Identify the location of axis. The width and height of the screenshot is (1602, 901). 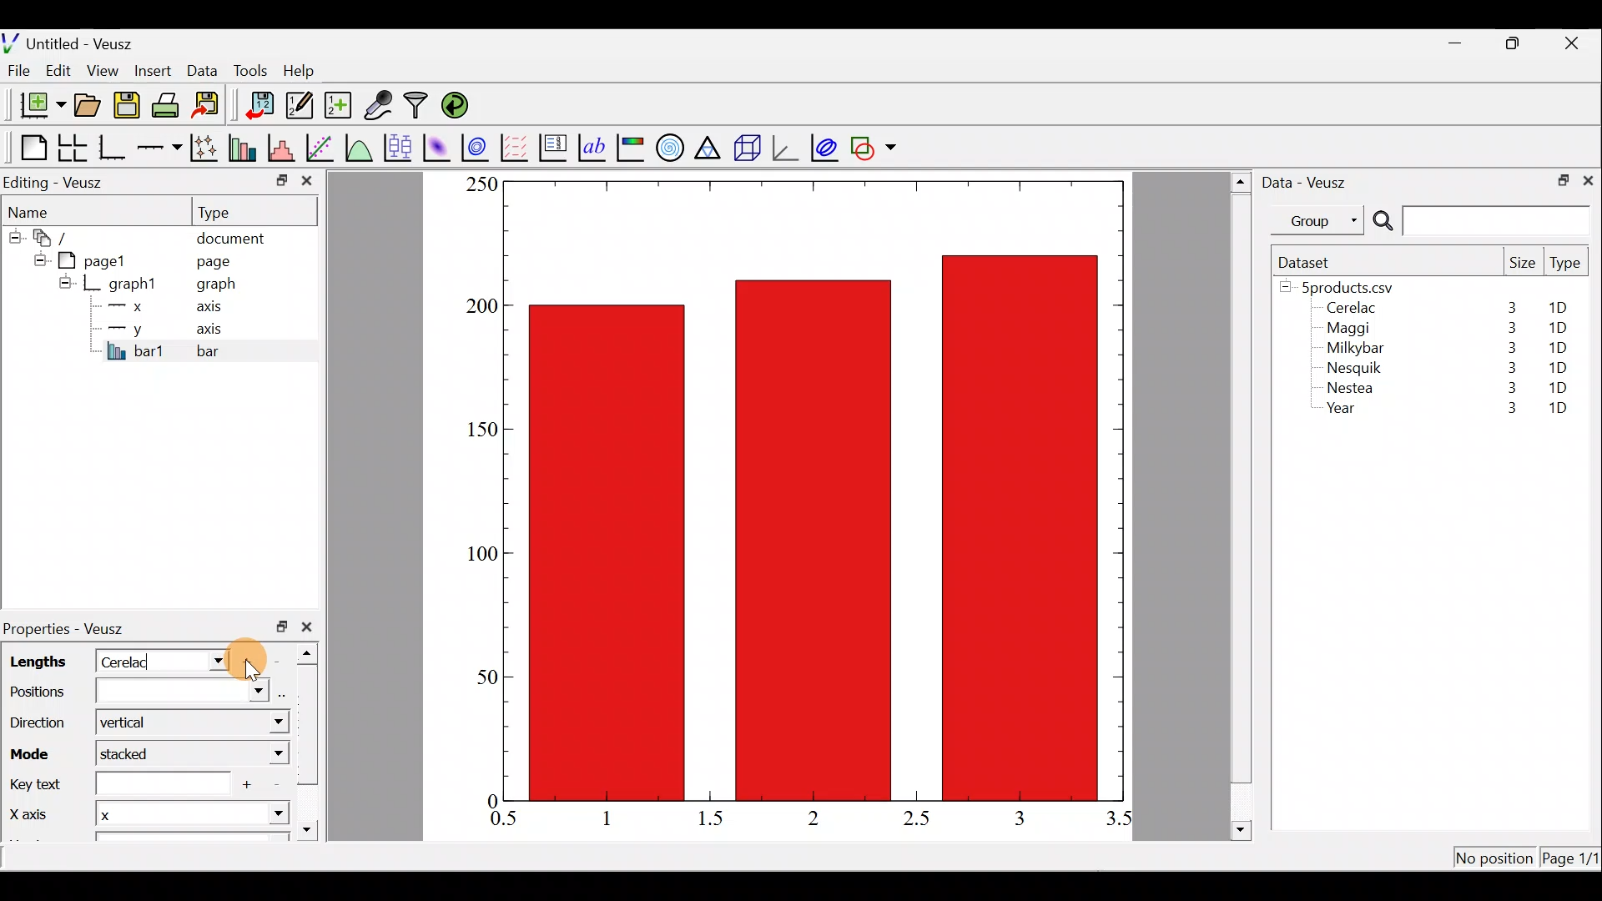
(217, 330).